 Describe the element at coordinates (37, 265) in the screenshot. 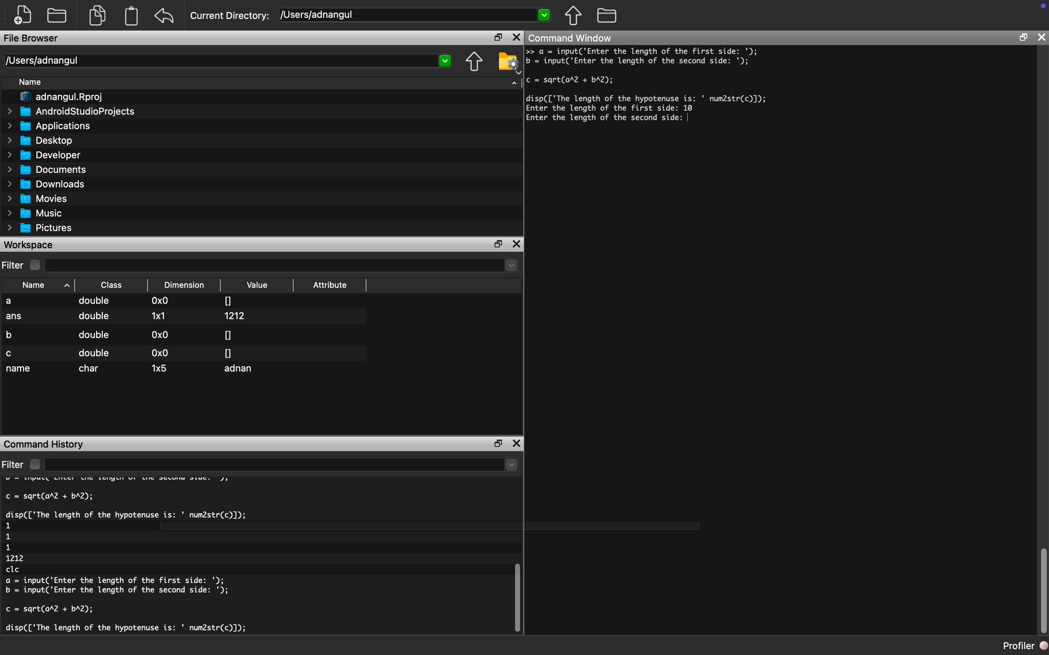

I see `checkbox` at that location.